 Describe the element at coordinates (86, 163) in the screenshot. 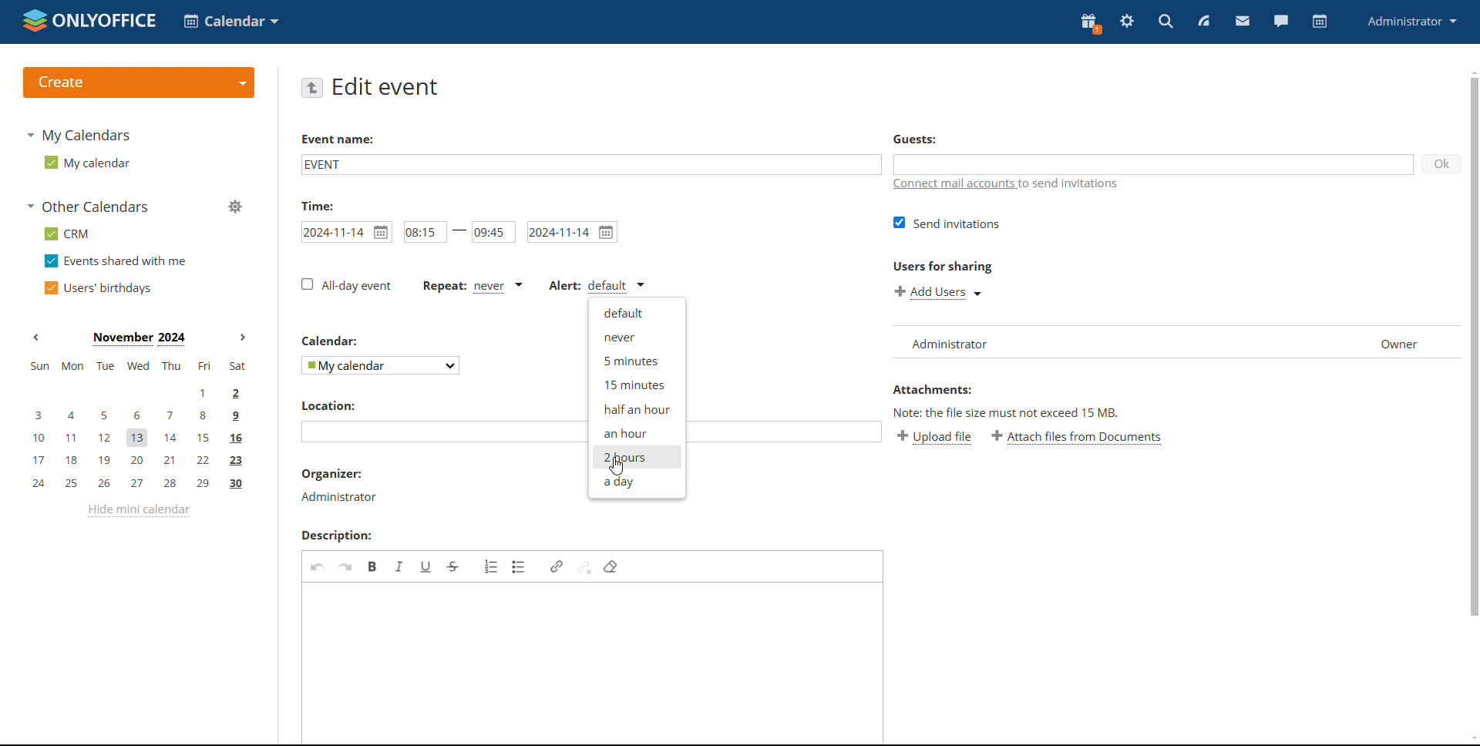

I see `my calendar` at that location.